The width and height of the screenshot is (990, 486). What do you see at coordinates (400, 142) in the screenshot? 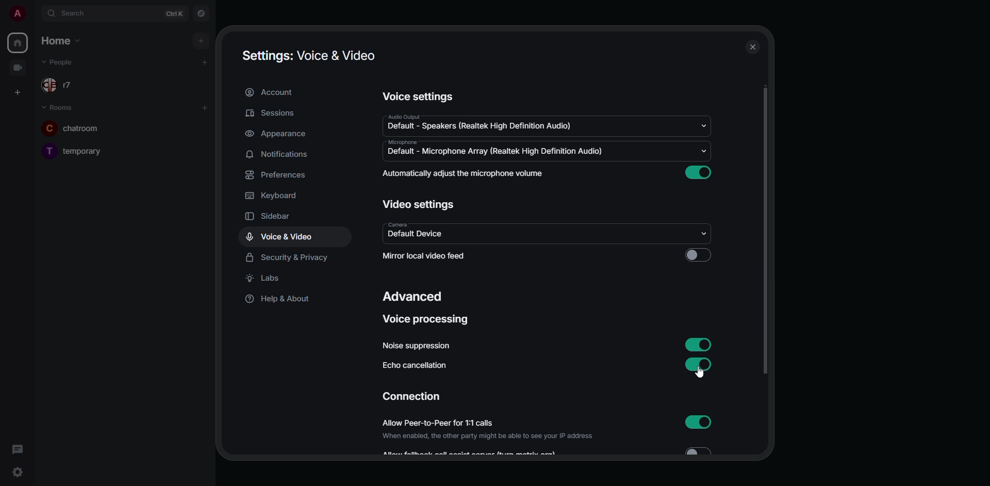
I see `microphone` at bounding box center [400, 142].